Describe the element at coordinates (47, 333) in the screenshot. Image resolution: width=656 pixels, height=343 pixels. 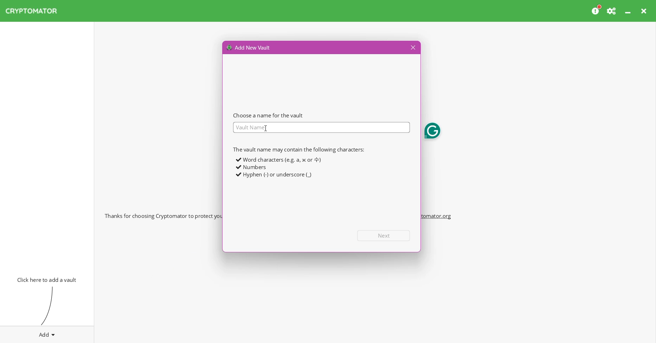
I see `Add` at that location.